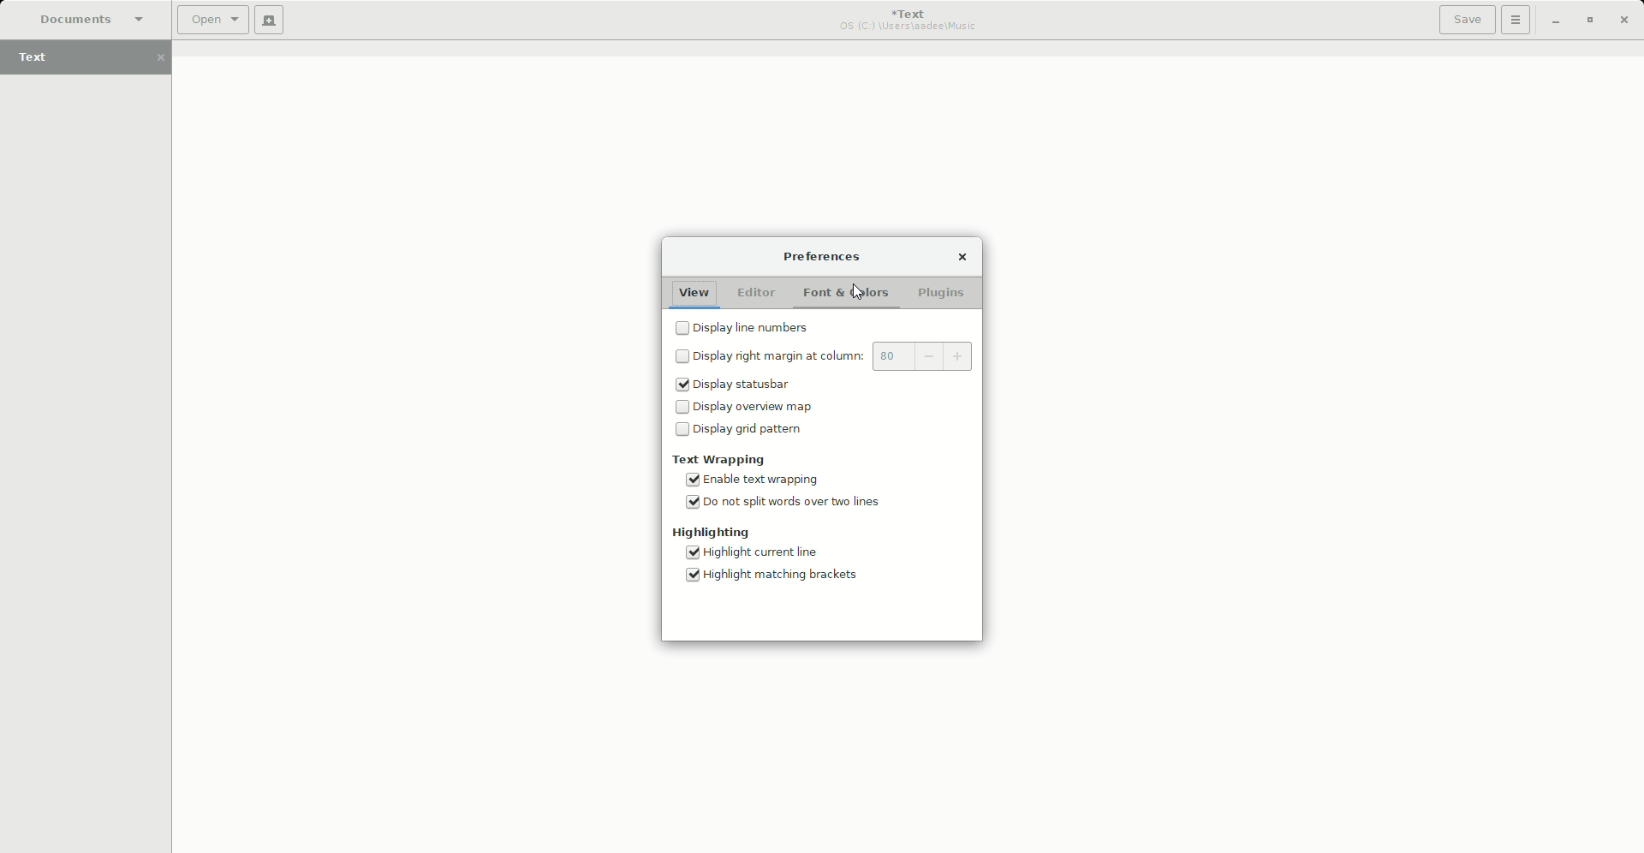 This screenshot has width=1644, height=853. What do you see at coordinates (911, 20) in the screenshot?
I see `Text` at bounding box center [911, 20].